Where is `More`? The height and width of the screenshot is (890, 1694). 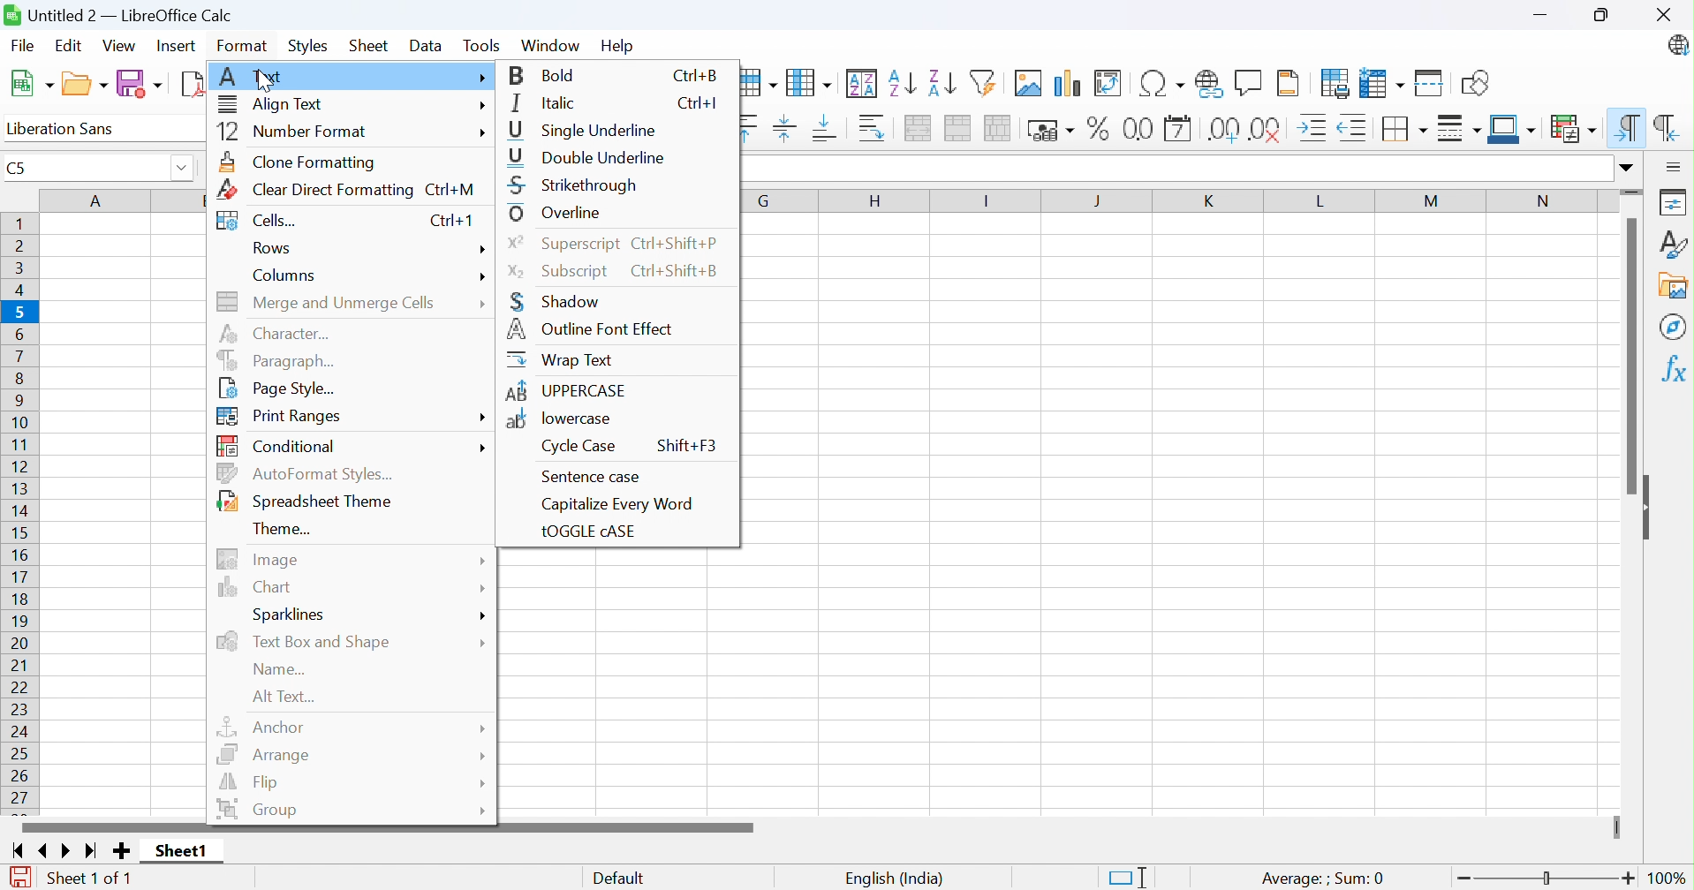
More is located at coordinates (477, 132).